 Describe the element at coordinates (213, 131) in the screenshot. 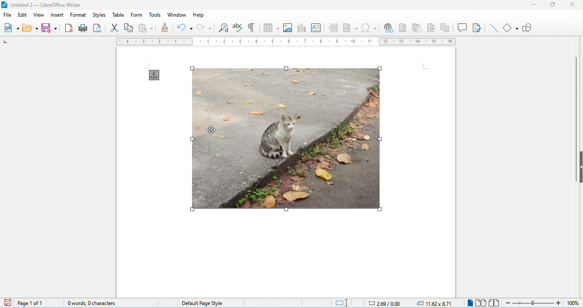

I see `cursor` at that location.